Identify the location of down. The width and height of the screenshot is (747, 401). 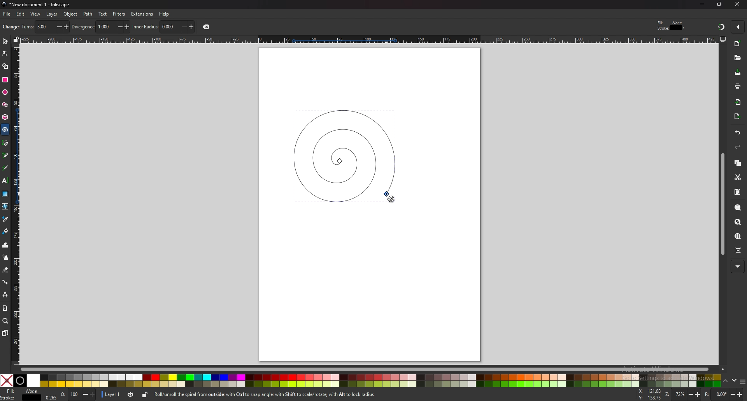
(734, 380).